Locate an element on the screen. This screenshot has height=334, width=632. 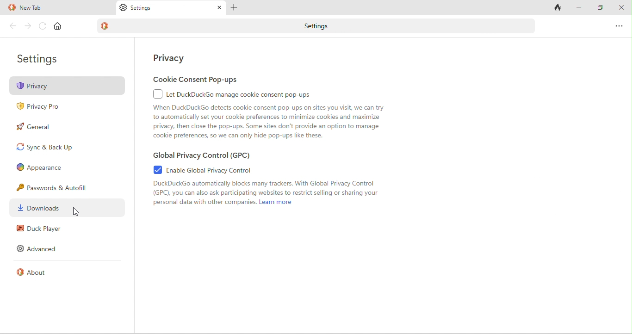
plus tab is located at coordinates (233, 6).